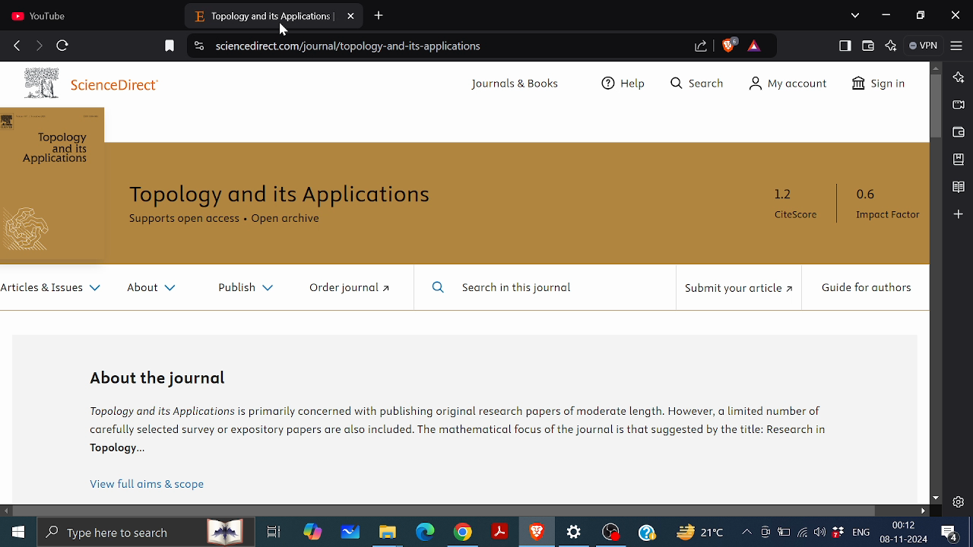 The width and height of the screenshot is (973, 547). Describe the element at coordinates (857, 15) in the screenshot. I see `Search tabs` at that location.